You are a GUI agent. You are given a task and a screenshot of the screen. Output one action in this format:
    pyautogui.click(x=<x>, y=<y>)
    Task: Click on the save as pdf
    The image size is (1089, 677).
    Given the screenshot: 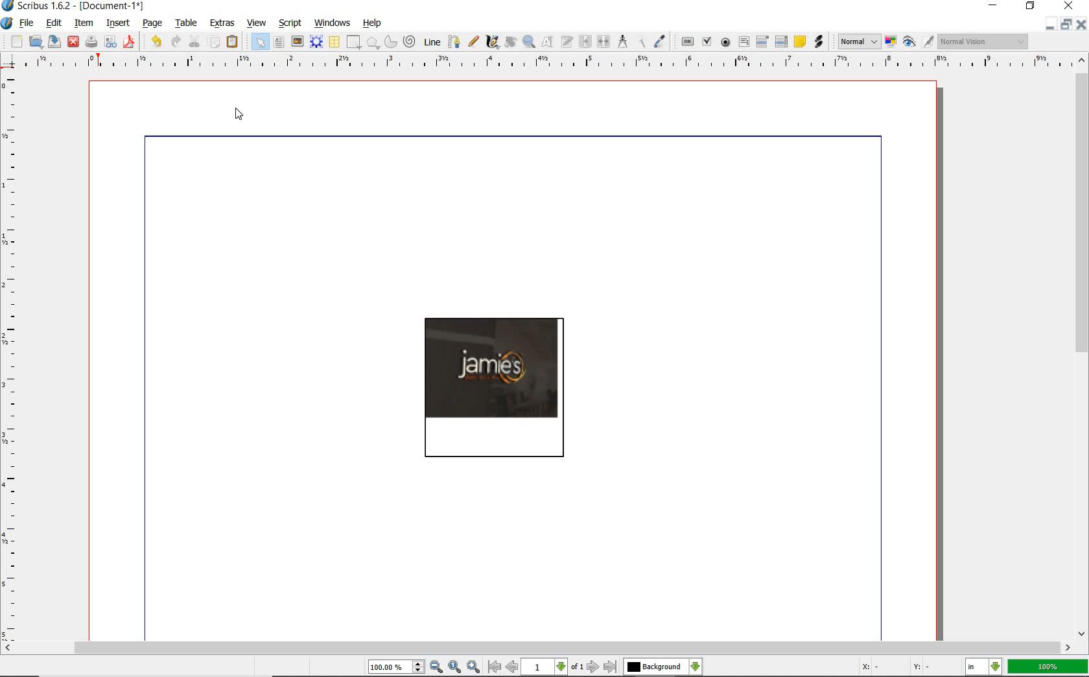 What is the action you would take?
    pyautogui.click(x=130, y=42)
    